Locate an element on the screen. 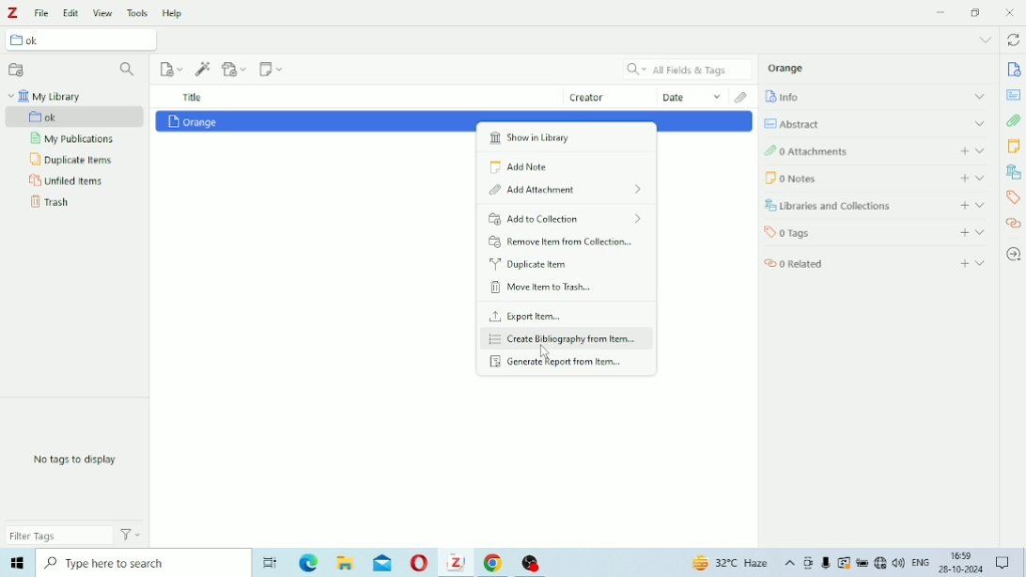 Image resolution: width=1026 pixels, height=577 pixels. Move Item to Trash is located at coordinates (542, 288).